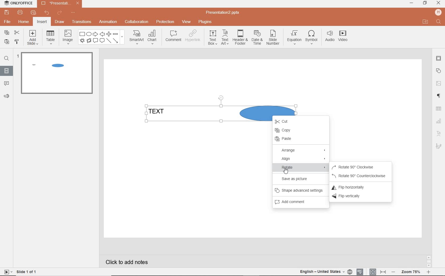 The width and height of the screenshot is (445, 276). I want to click on TEXT & SHAPE GROUPED, so click(195, 114).